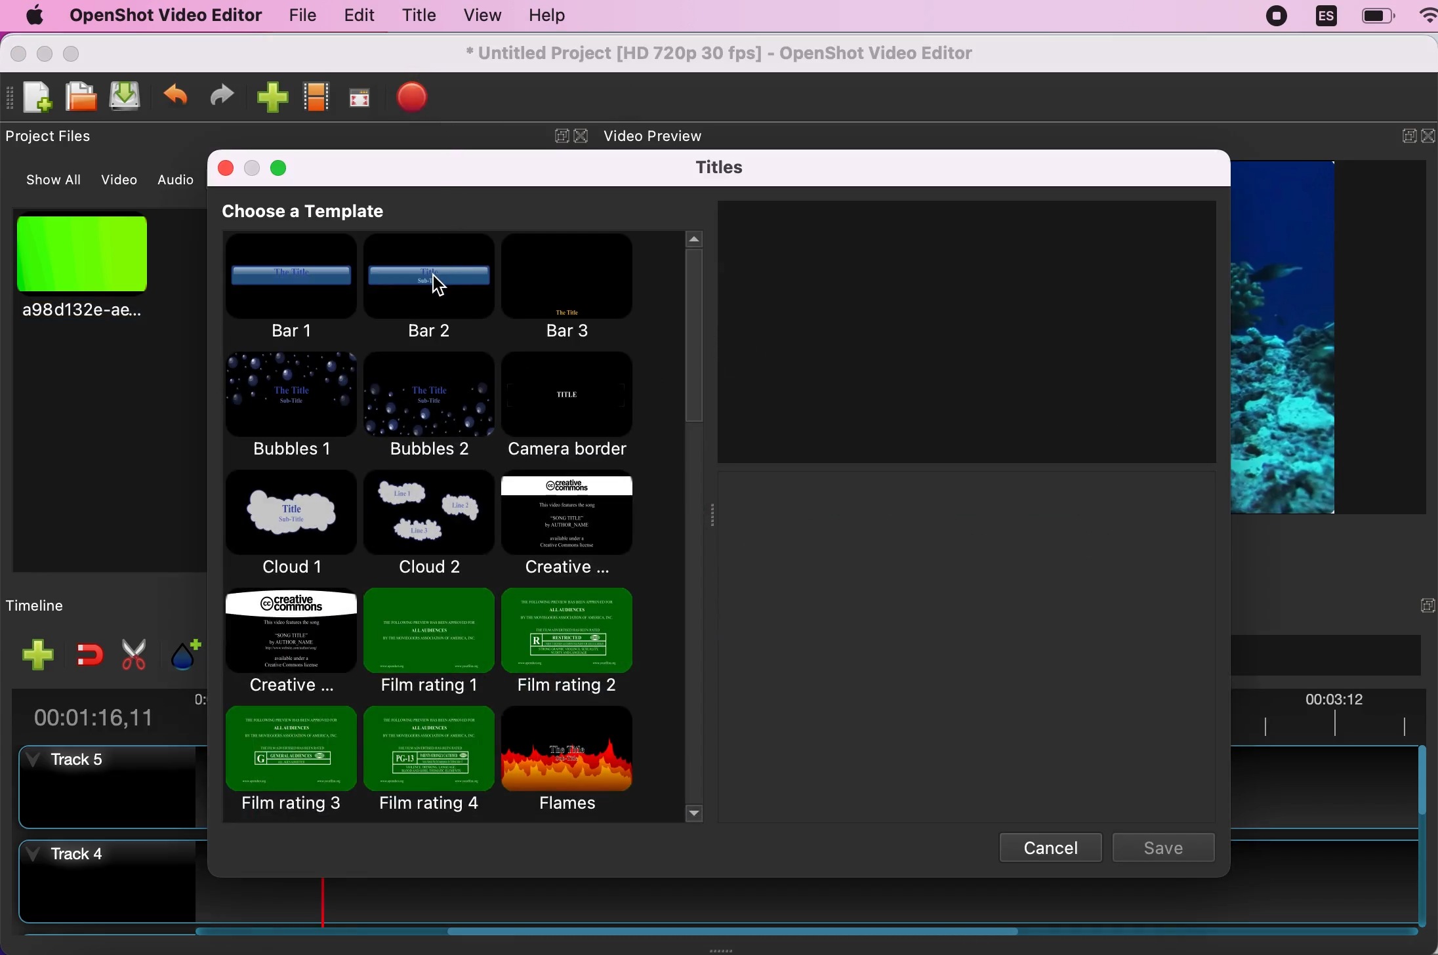 The width and height of the screenshot is (1438, 955). I want to click on video preview, so click(1298, 335).